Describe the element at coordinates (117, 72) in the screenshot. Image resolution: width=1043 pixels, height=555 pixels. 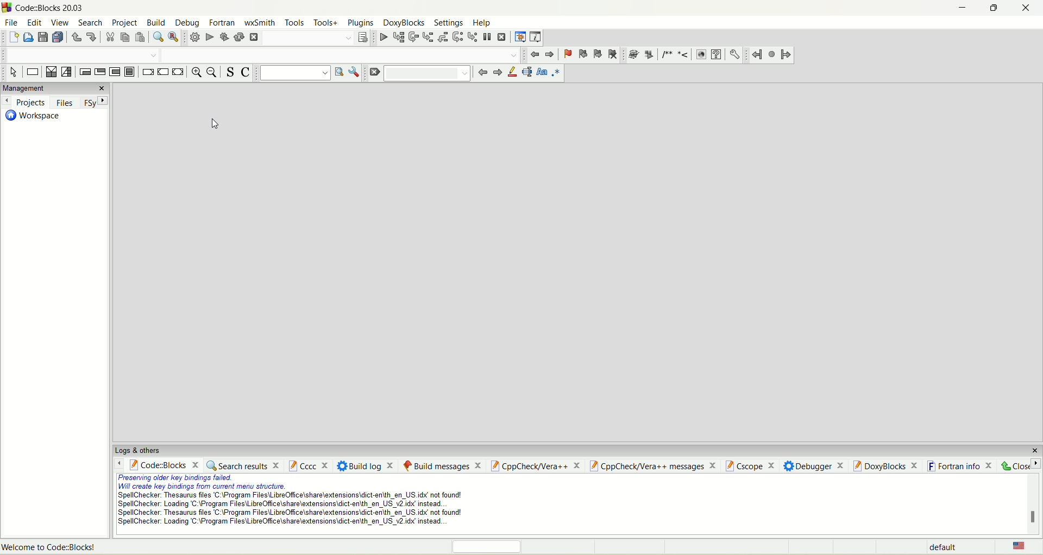
I see `counting loop` at that location.